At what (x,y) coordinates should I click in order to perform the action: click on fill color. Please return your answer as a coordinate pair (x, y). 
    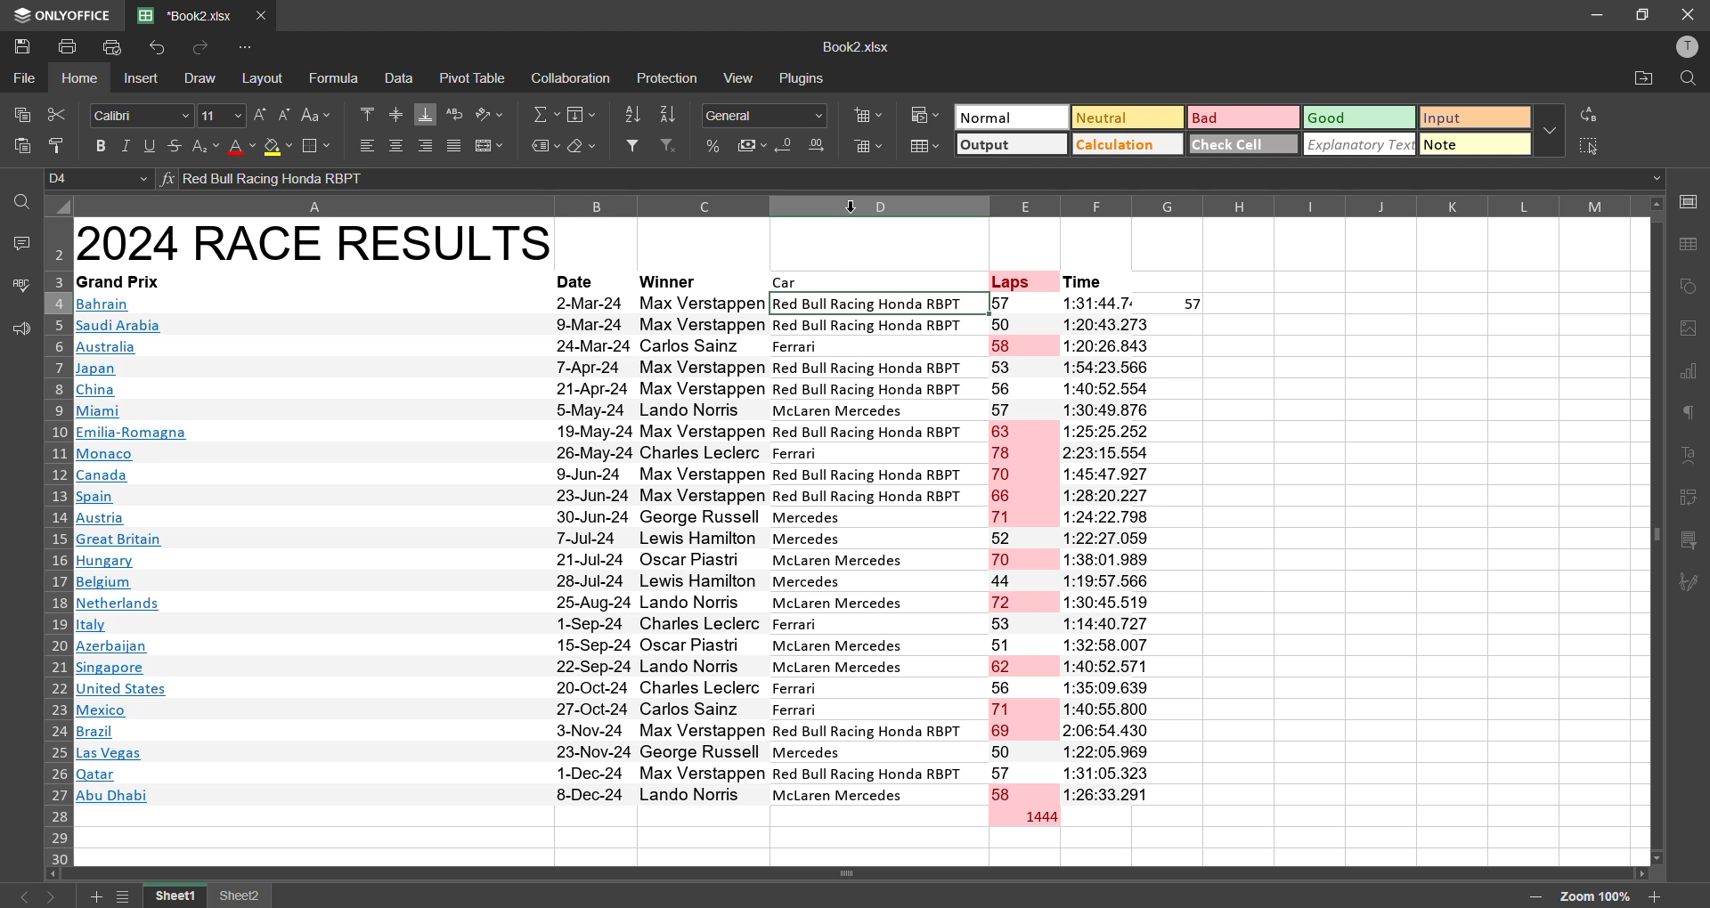
    Looking at the image, I should click on (278, 148).